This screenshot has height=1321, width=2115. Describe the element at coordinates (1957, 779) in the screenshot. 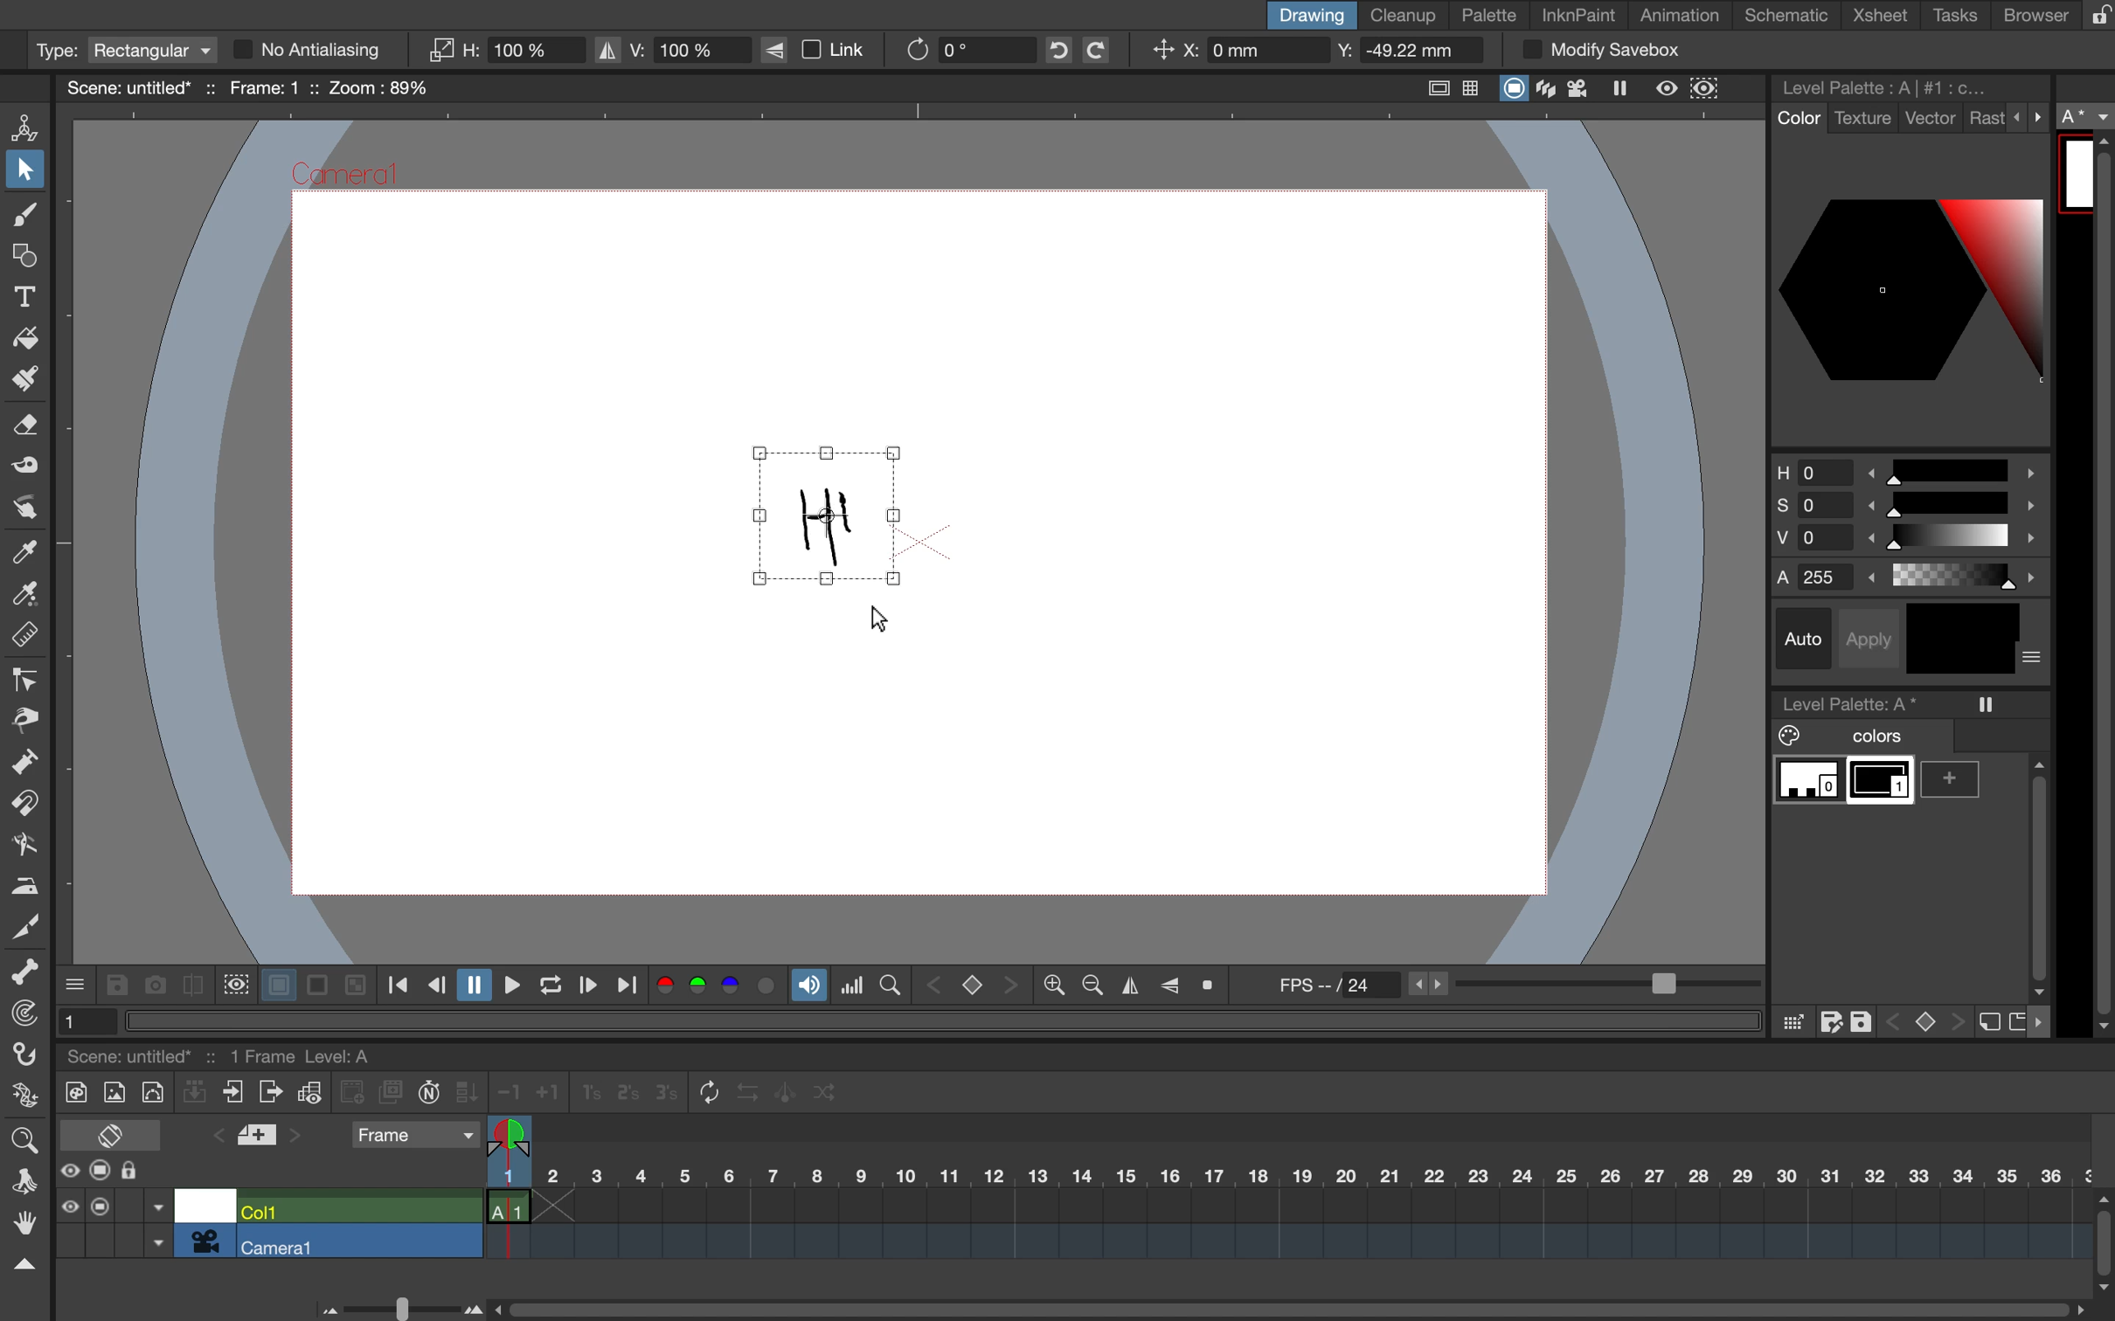

I see `add color` at that location.